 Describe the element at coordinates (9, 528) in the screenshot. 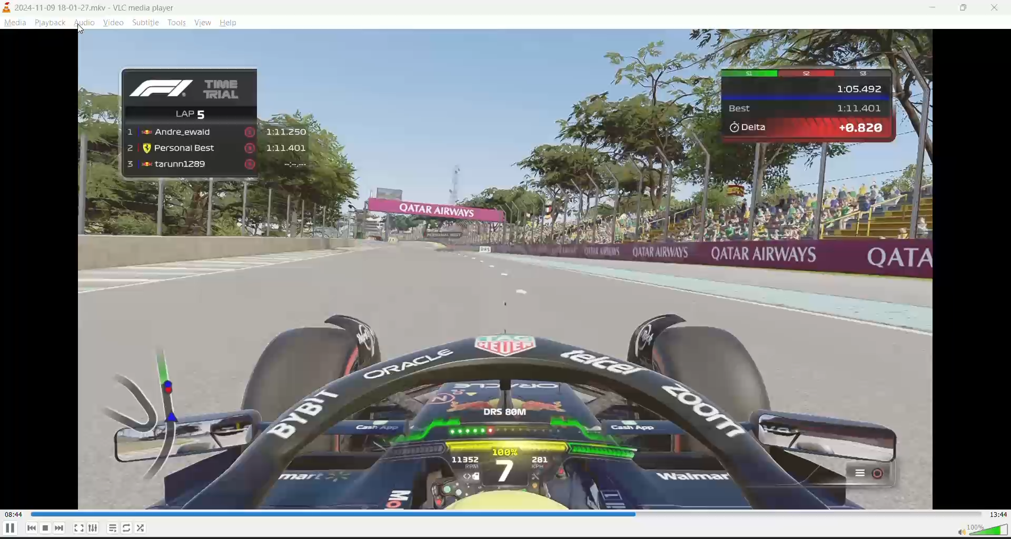

I see `pause` at that location.